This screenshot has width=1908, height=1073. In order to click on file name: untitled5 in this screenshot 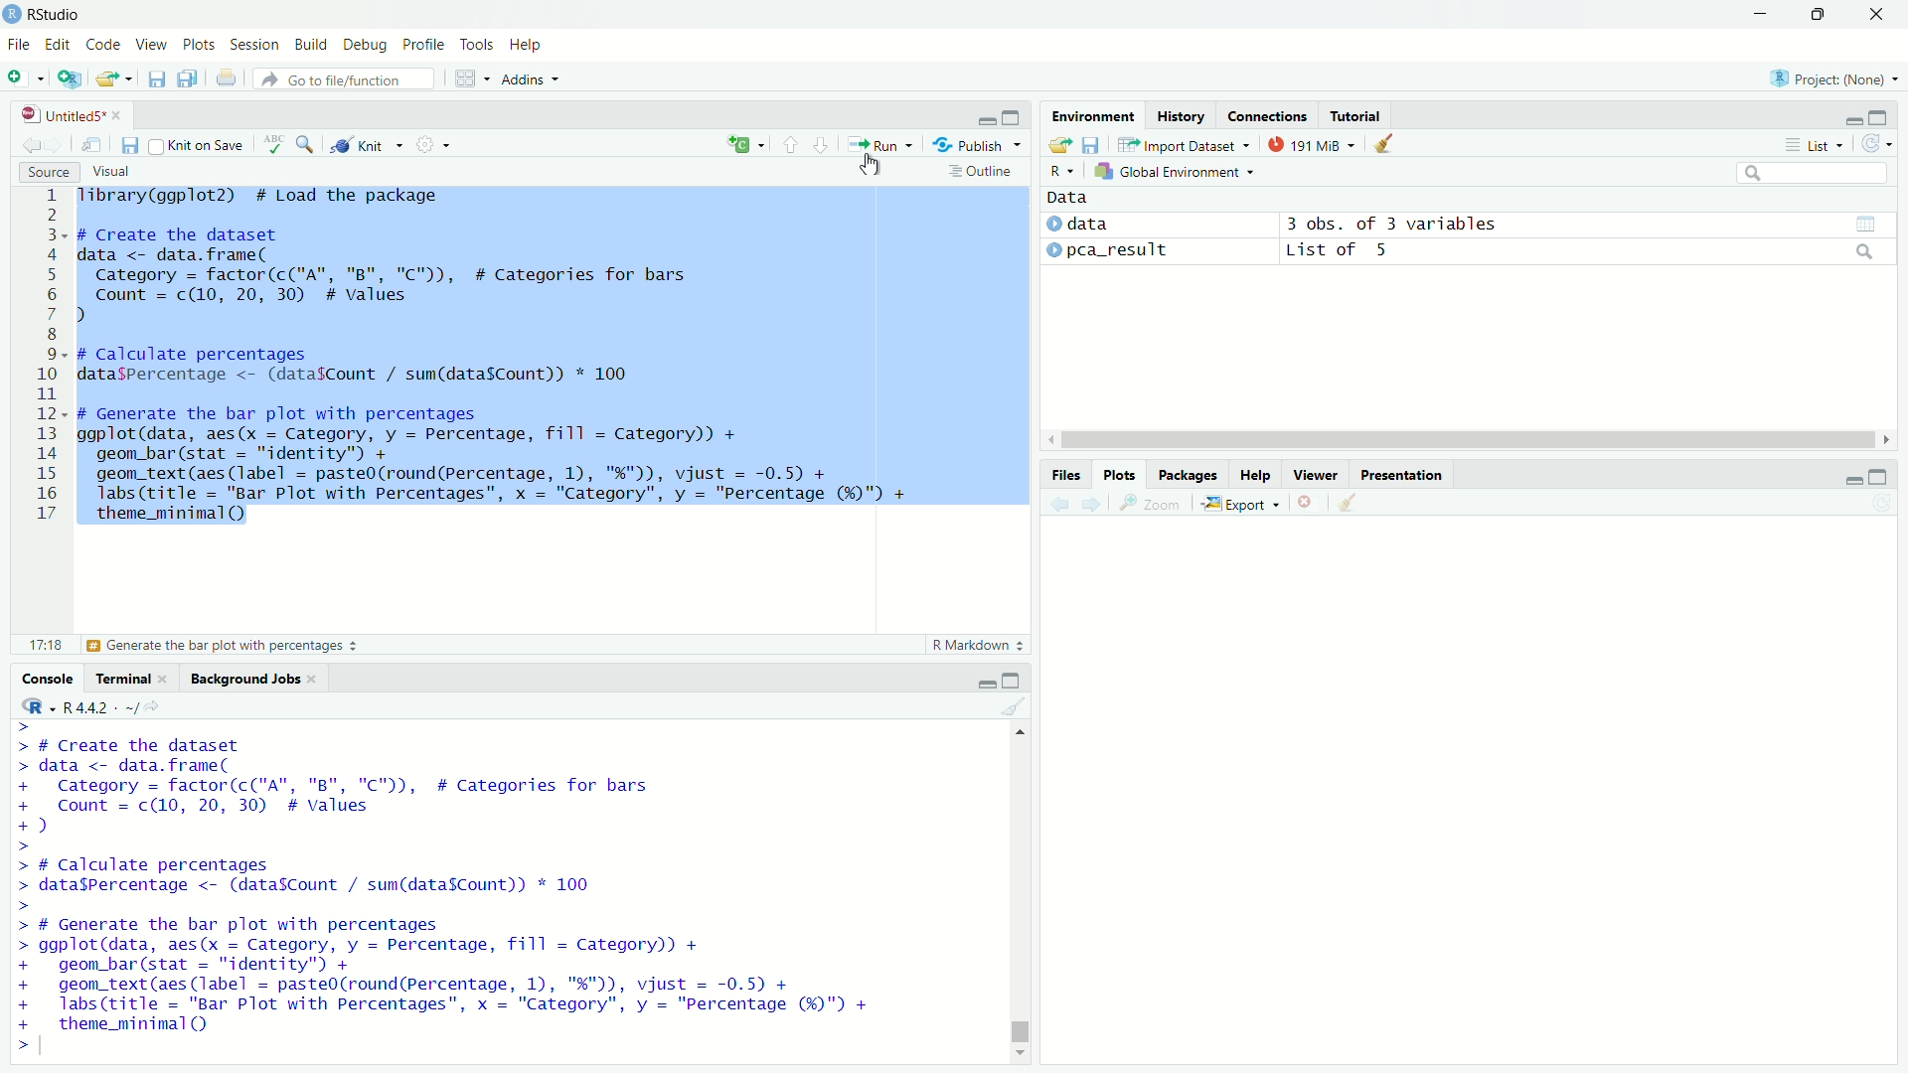, I will do `click(73, 115)`.